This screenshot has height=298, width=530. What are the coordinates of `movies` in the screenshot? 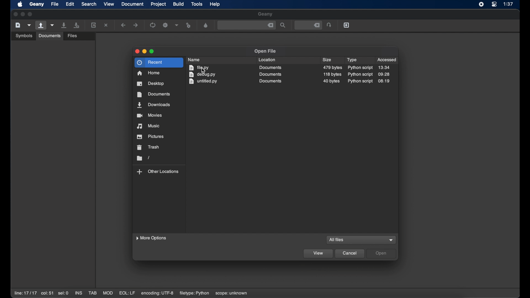 It's located at (149, 115).